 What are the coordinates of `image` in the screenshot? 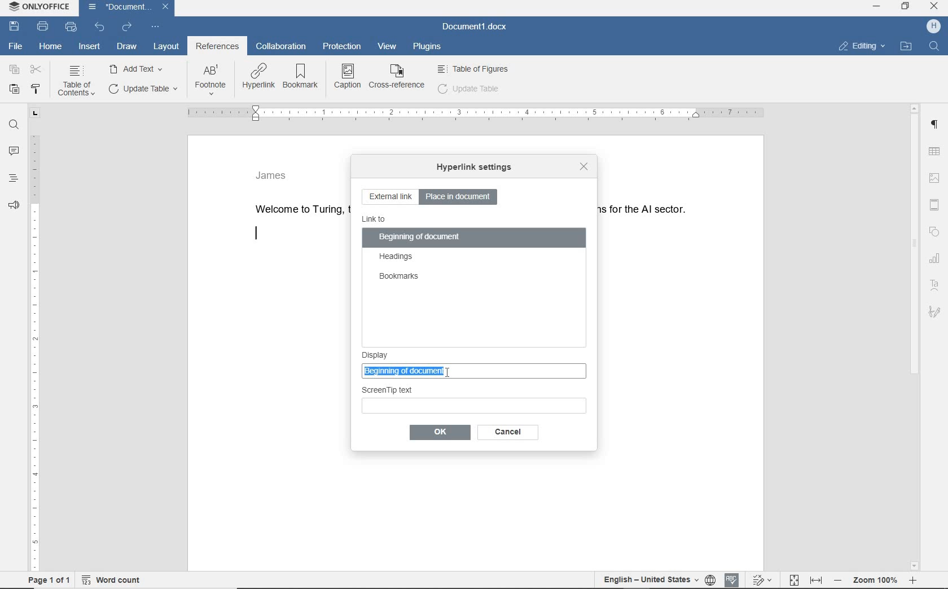 It's located at (936, 176).